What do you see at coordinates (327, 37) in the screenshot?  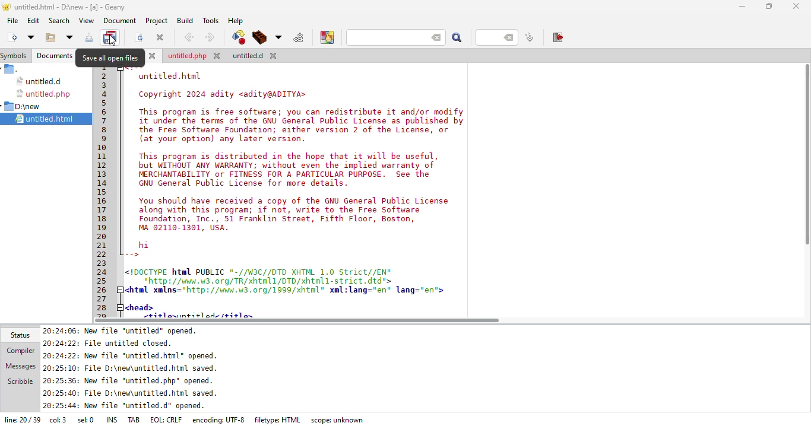 I see `choose color` at bounding box center [327, 37].